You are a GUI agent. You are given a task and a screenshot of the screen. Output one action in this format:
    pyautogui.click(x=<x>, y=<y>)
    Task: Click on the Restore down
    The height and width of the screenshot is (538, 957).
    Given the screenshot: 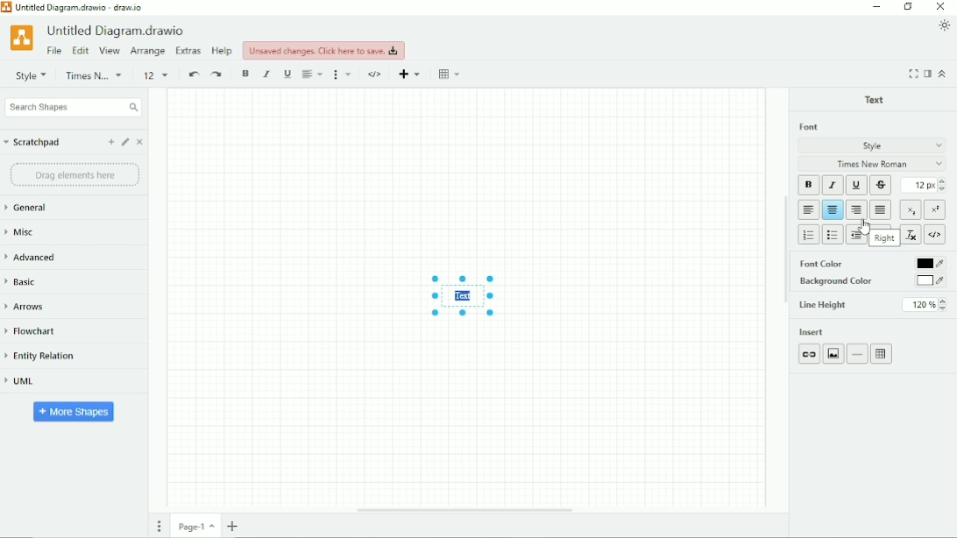 What is the action you would take?
    pyautogui.click(x=908, y=6)
    